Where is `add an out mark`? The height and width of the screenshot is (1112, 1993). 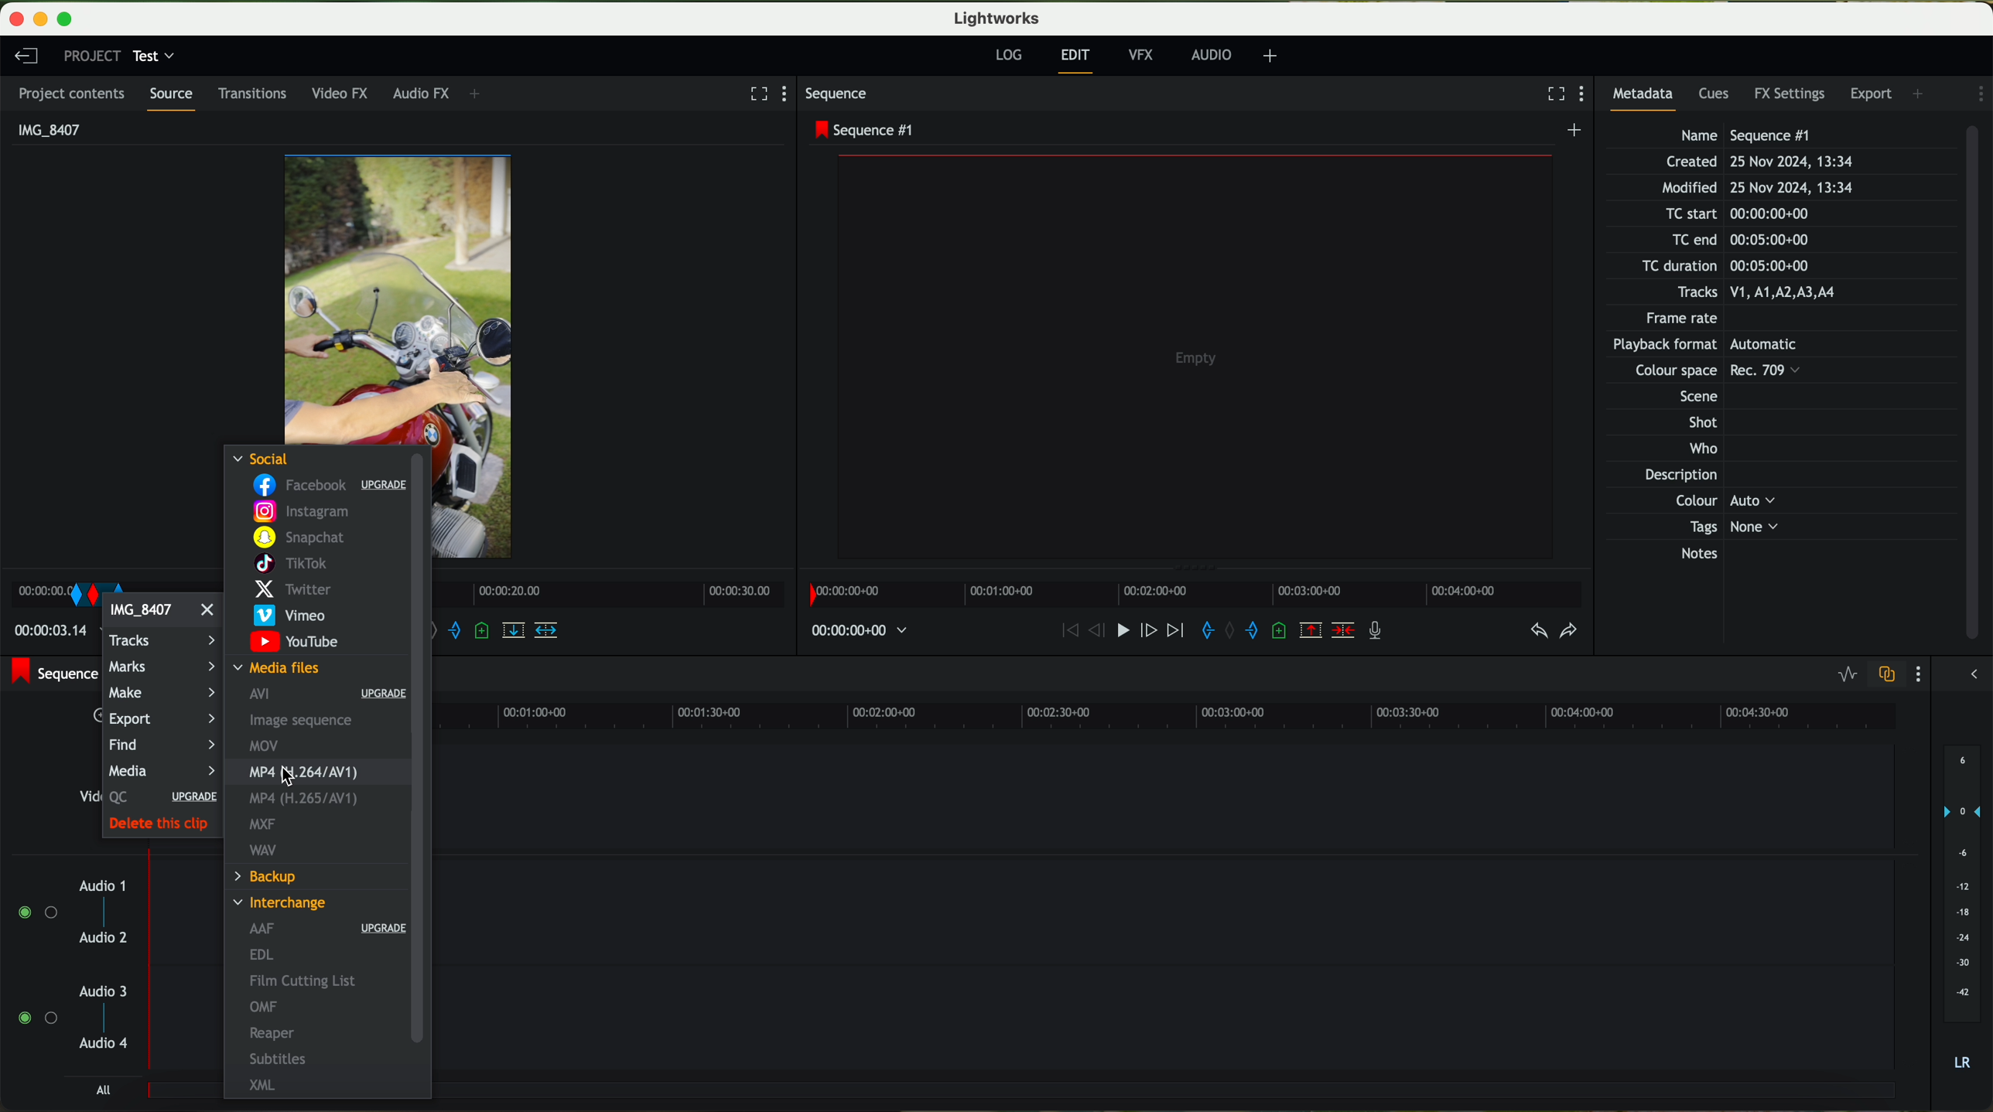 add an out mark is located at coordinates (1245, 631).